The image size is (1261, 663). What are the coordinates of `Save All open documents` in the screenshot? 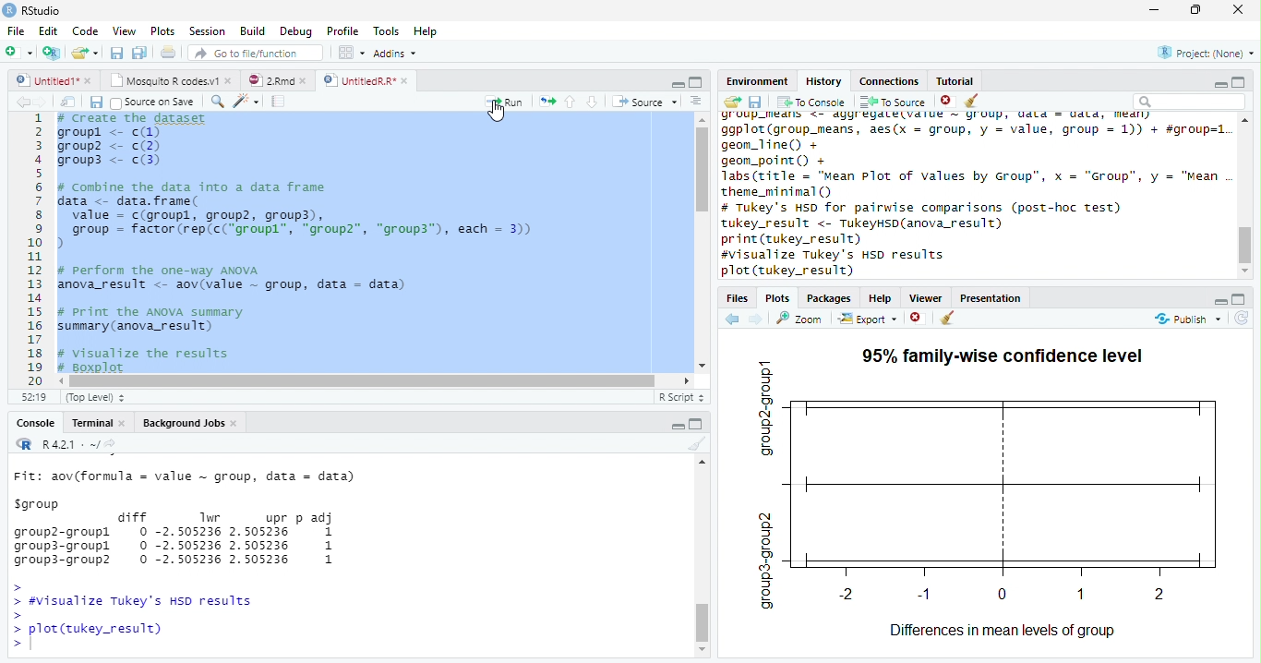 It's located at (138, 53).